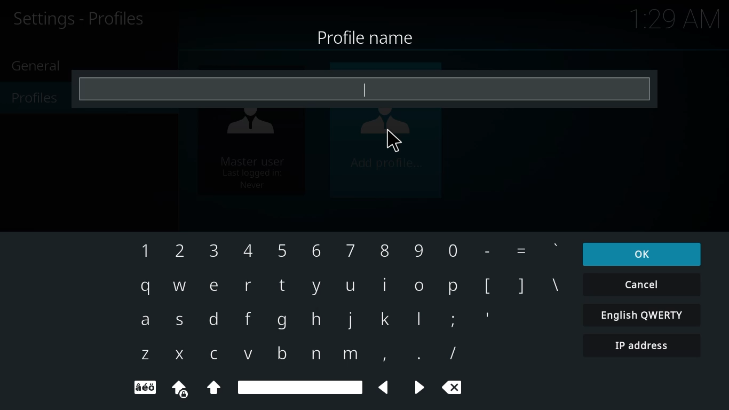 This screenshot has width=729, height=410. I want to click on \, so click(561, 286).